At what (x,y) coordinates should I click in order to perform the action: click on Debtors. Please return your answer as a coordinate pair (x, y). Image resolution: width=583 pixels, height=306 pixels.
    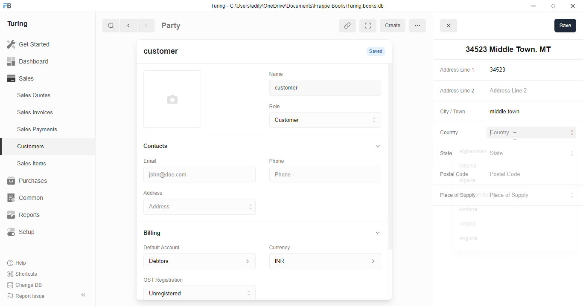
    Looking at the image, I should click on (199, 260).